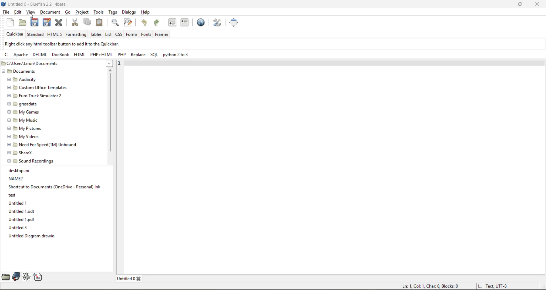 The height and width of the screenshot is (290, 546). I want to click on charmap, so click(28, 277).